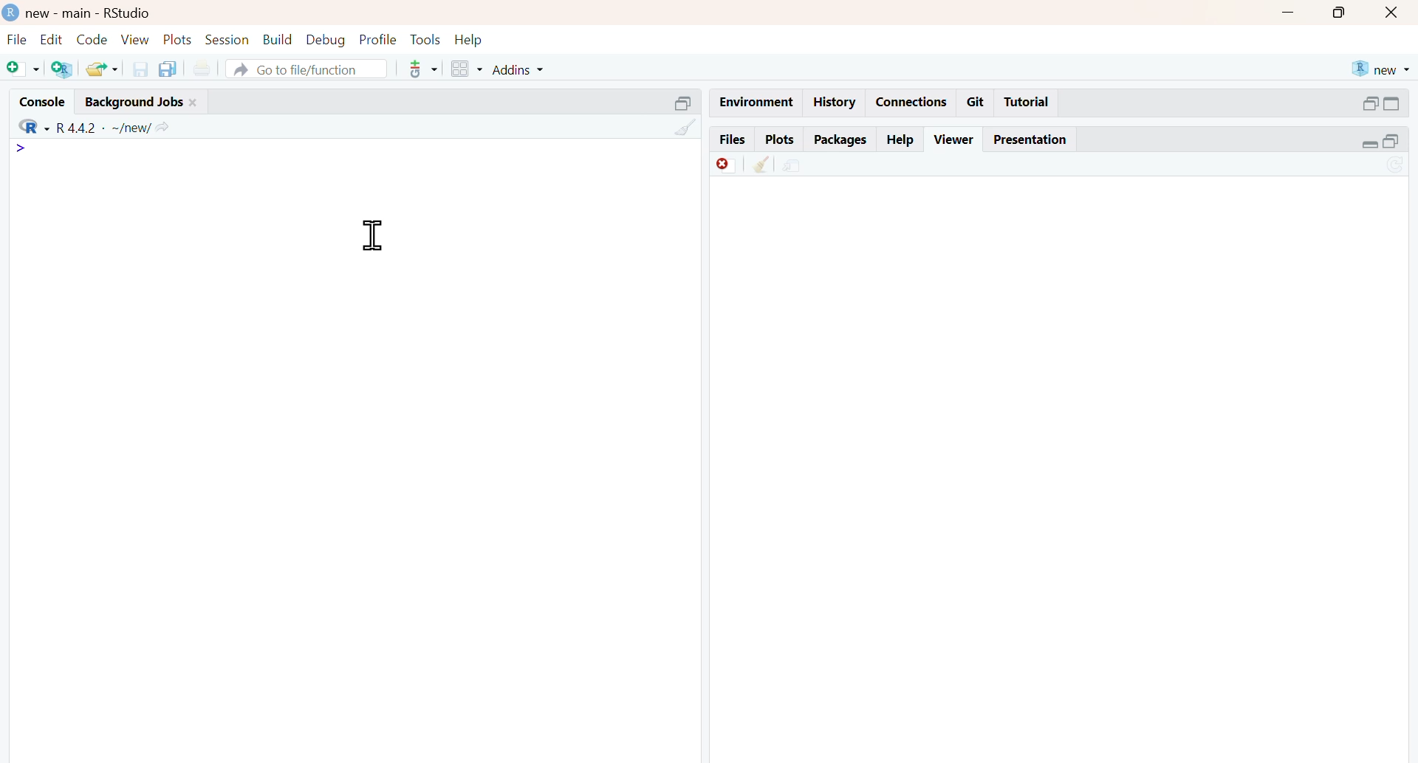 The height and width of the screenshot is (763, 1418). I want to click on plots, so click(779, 140).